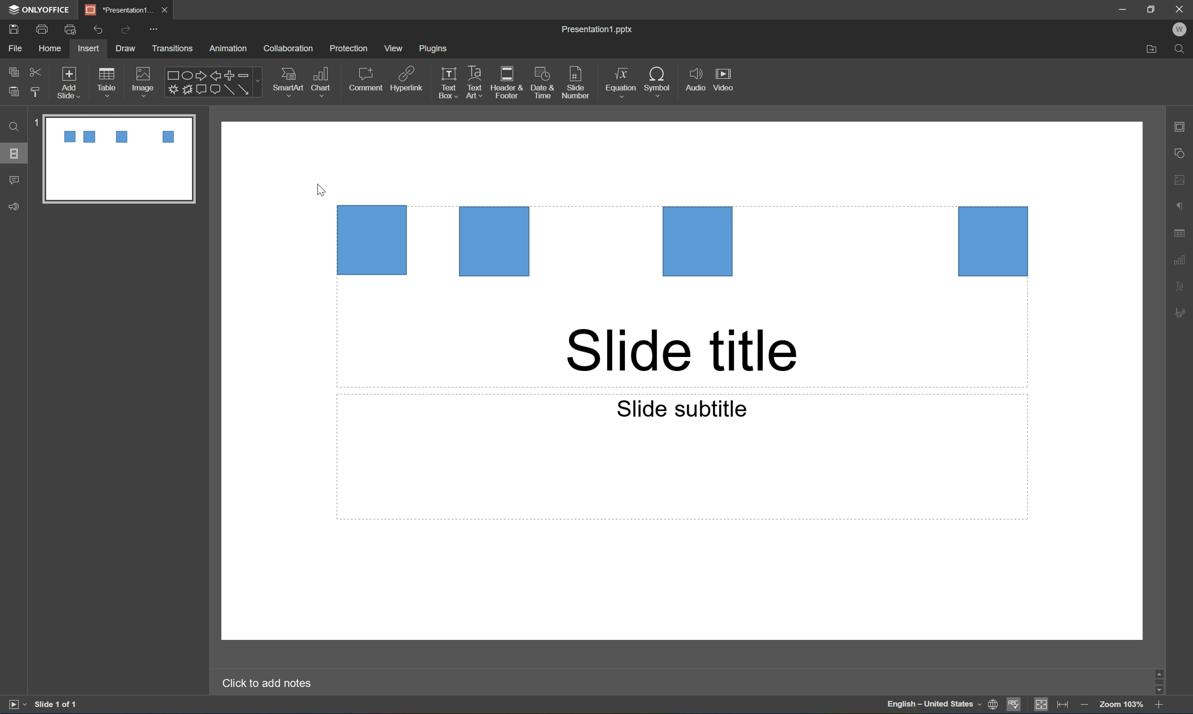 This screenshot has height=714, width=1193. Describe the element at coordinates (70, 28) in the screenshot. I see `quick print` at that location.